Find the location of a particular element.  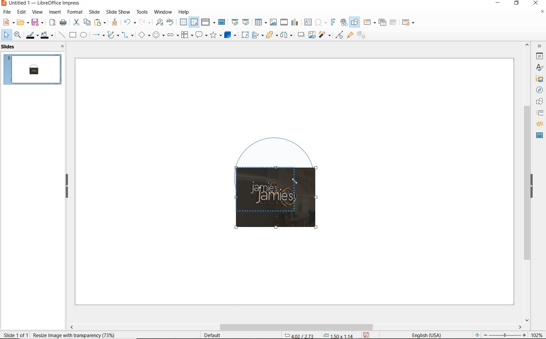

basic shapes is located at coordinates (144, 36).